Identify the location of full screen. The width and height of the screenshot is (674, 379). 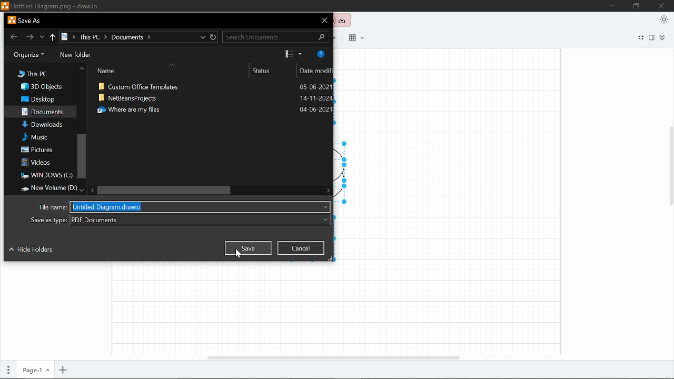
(641, 37).